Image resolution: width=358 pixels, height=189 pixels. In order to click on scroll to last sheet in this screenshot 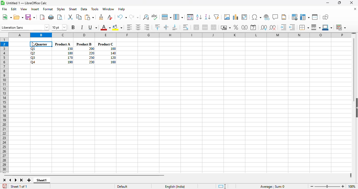, I will do `click(22, 180)`.